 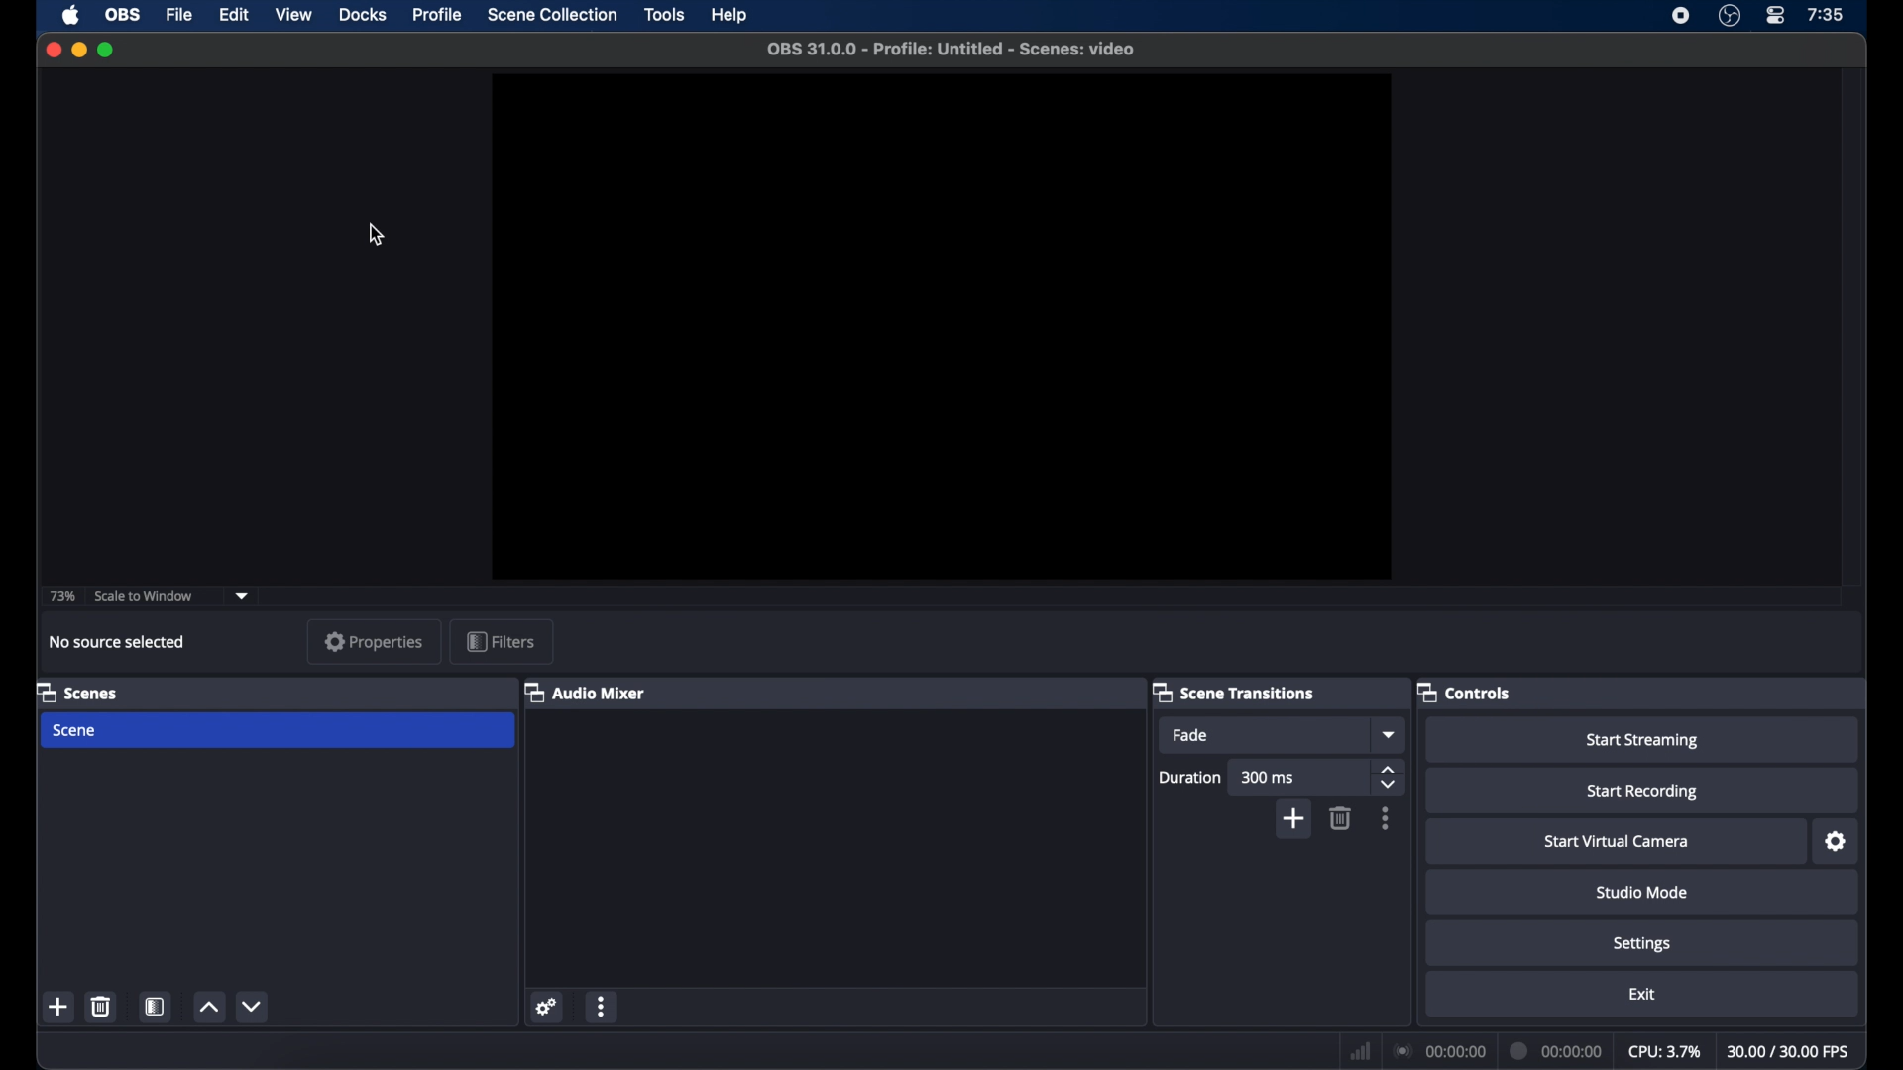 I want to click on filename, so click(x=951, y=50).